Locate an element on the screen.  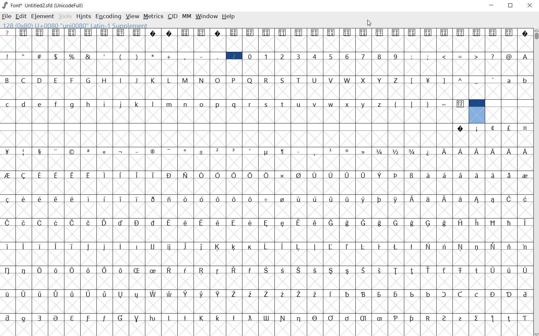
Y is located at coordinates (380, 80).